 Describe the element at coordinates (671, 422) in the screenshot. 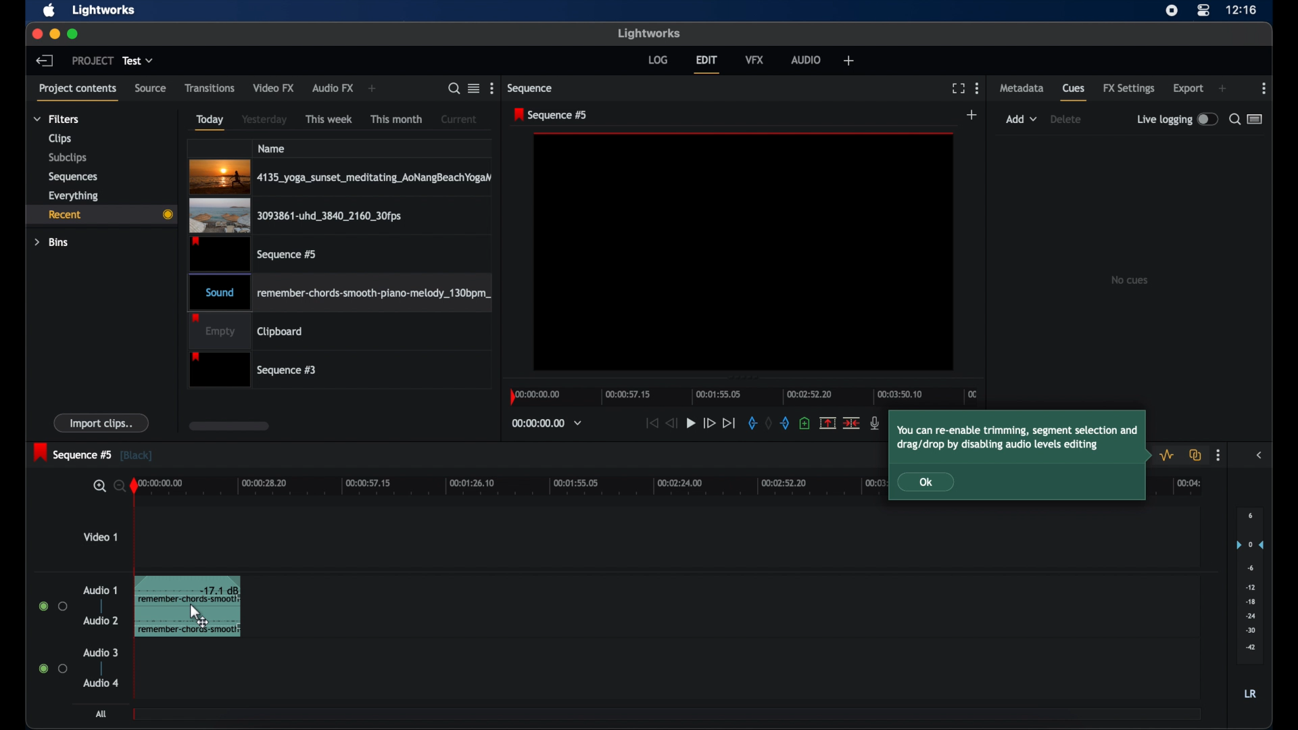

I see `rewind` at that location.